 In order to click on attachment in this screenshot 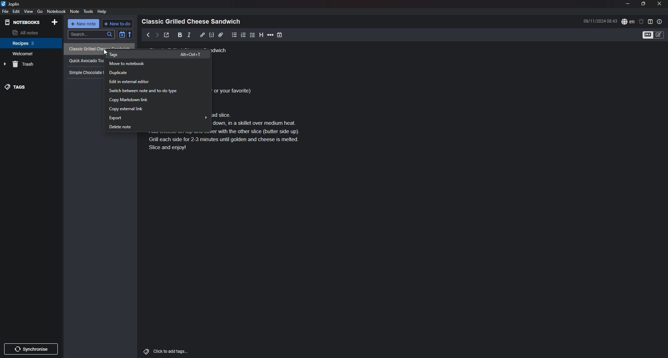, I will do `click(221, 35)`.